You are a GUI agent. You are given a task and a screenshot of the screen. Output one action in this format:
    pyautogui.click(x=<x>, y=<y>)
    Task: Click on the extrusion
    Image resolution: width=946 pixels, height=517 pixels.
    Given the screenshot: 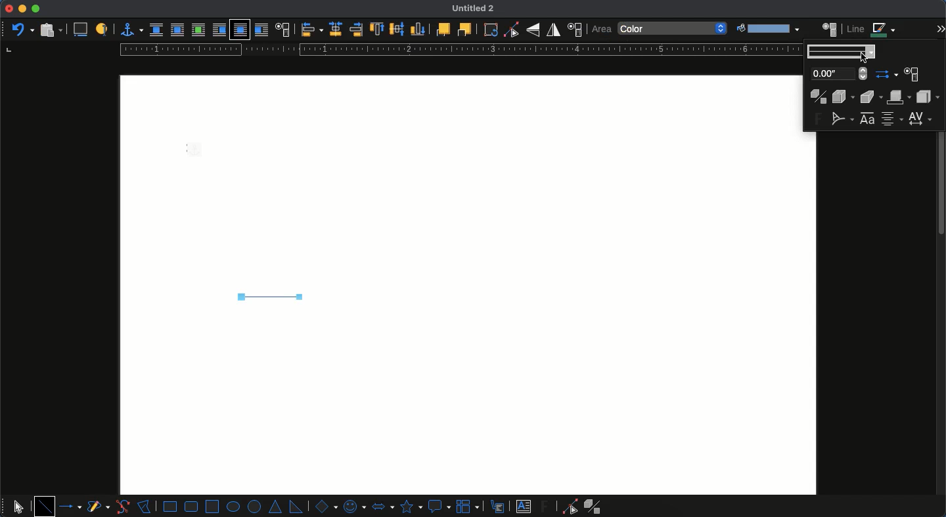 What is the action you would take?
    pyautogui.click(x=595, y=507)
    